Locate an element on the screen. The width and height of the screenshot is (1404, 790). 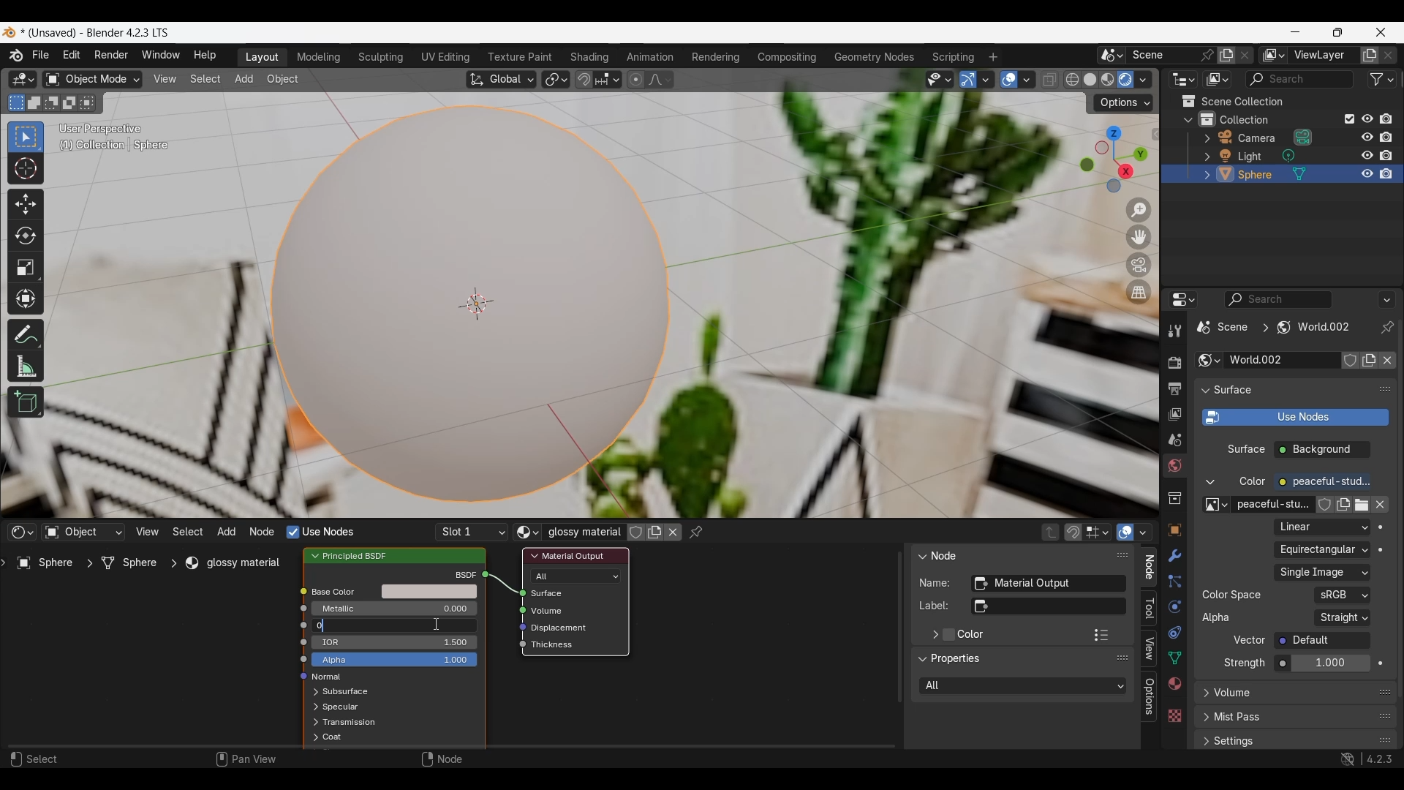
Invert existing selection is located at coordinates (69, 103).